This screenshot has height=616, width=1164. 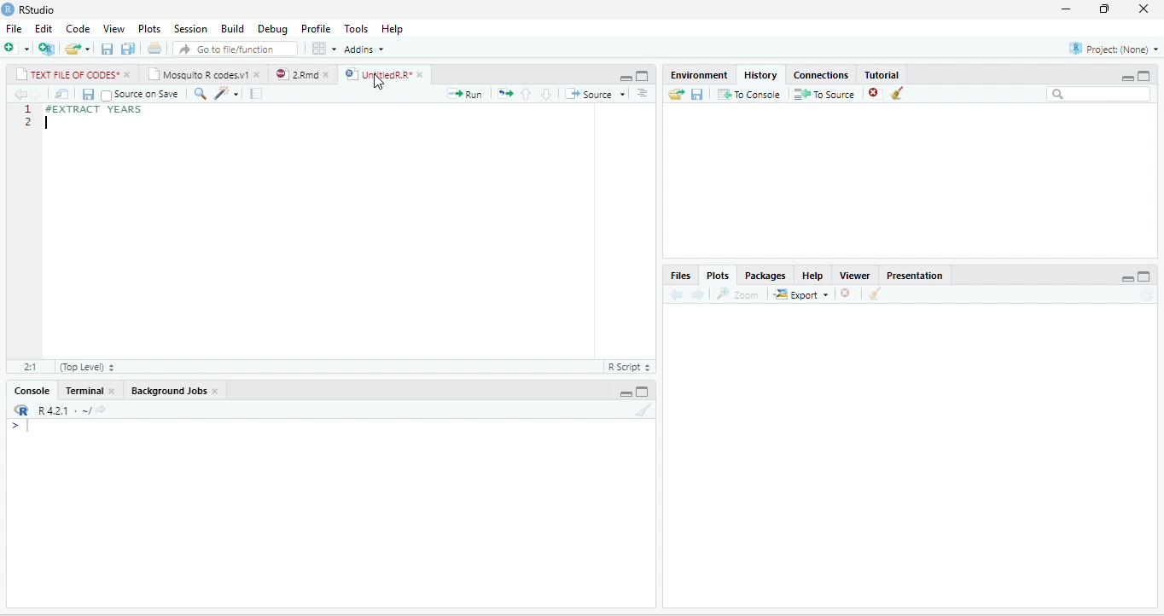 What do you see at coordinates (79, 49) in the screenshot?
I see `open file` at bounding box center [79, 49].